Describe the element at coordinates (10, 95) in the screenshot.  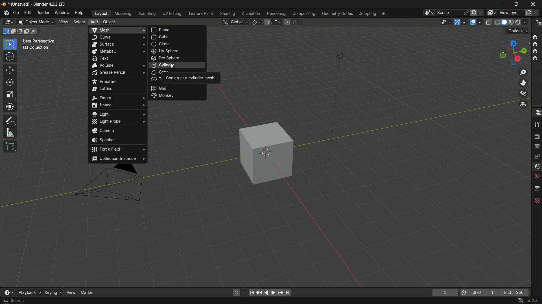
I see `scale` at that location.